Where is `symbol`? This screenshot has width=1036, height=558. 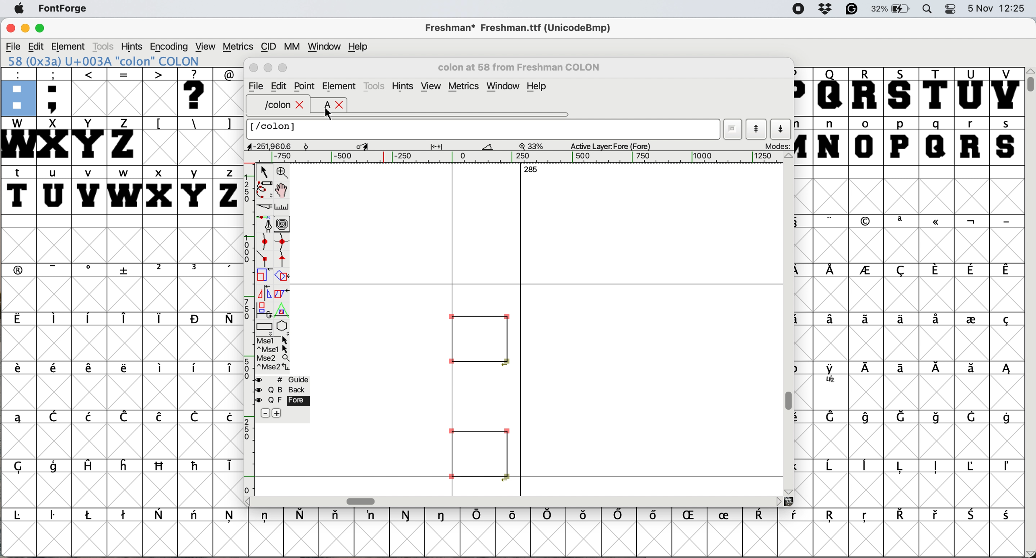 symbol is located at coordinates (195, 270).